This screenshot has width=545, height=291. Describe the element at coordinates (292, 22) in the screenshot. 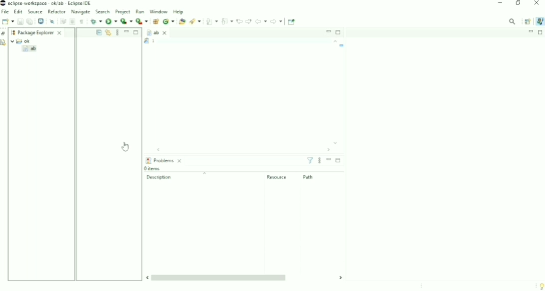

I see `Pin Editor` at that location.